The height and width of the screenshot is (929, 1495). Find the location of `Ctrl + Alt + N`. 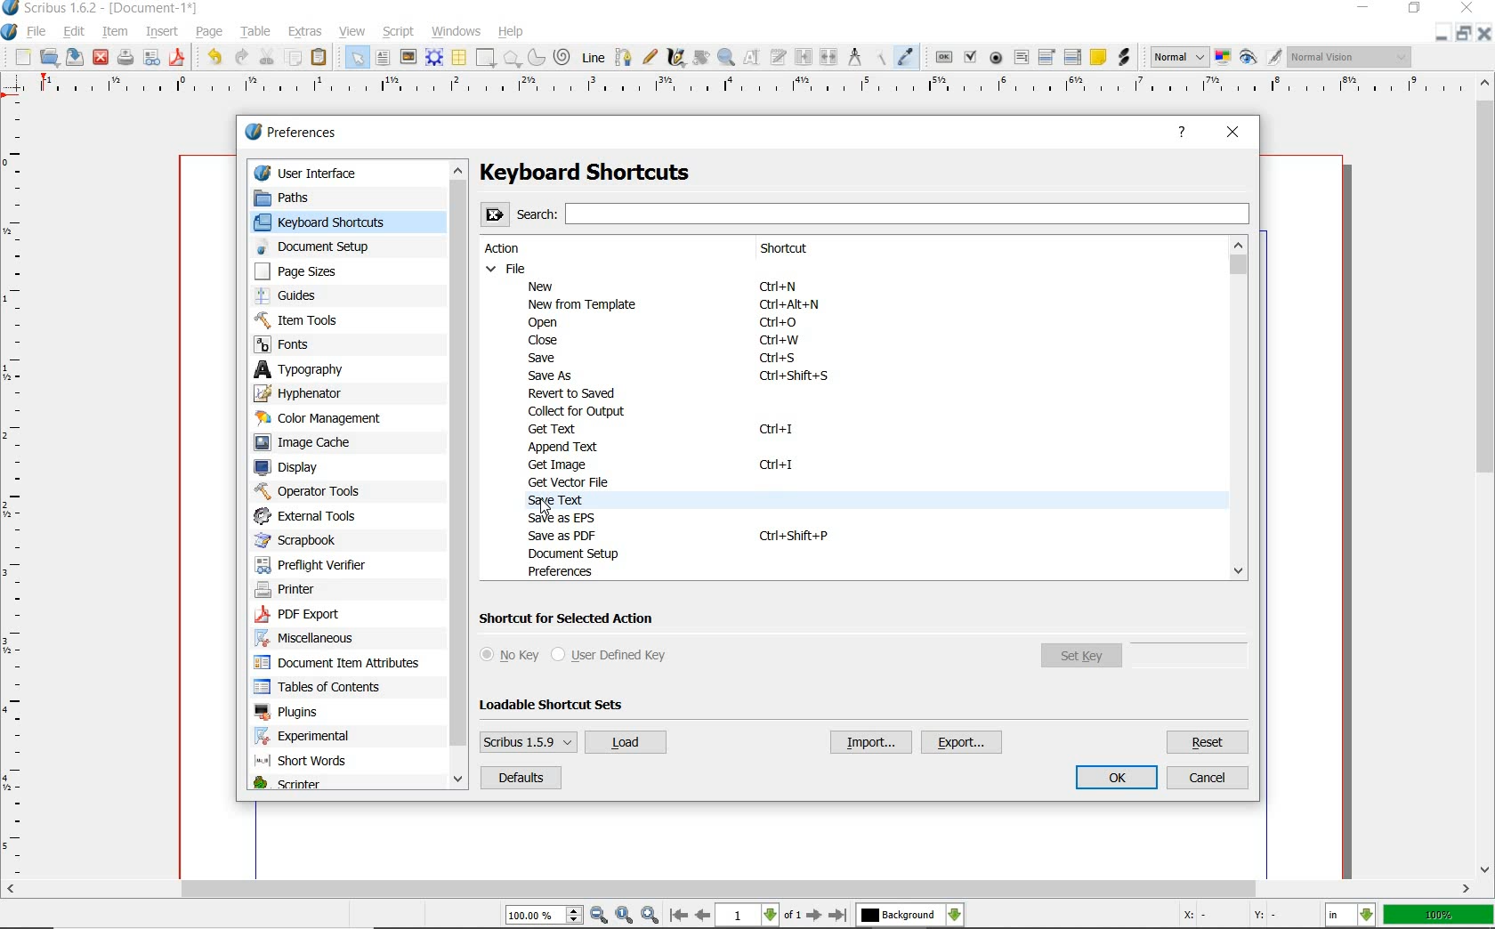

Ctrl + Alt + N is located at coordinates (789, 307).